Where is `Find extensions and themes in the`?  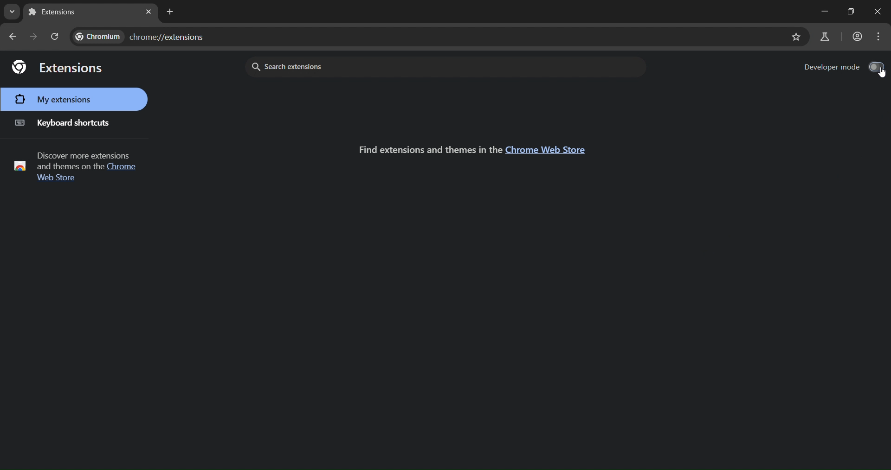
Find extensions and themes in the is located at coordinates (424, 148).